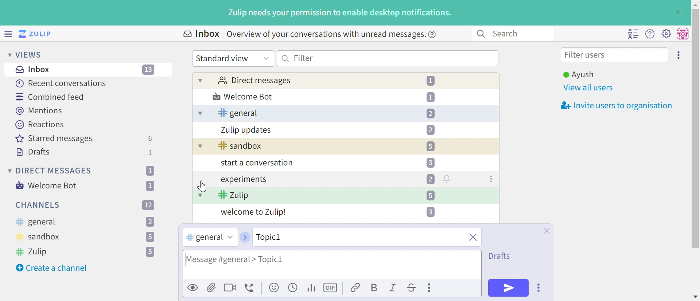 The height and width of the screenshot is (301, 700). Describe the element at coordinates (509, 33) in the screenshot. I see `Search` at that location.